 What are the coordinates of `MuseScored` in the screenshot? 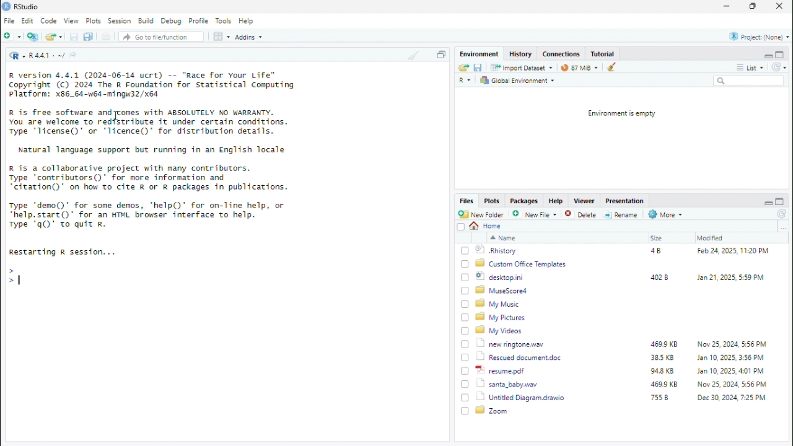 It's located at (502, 291).